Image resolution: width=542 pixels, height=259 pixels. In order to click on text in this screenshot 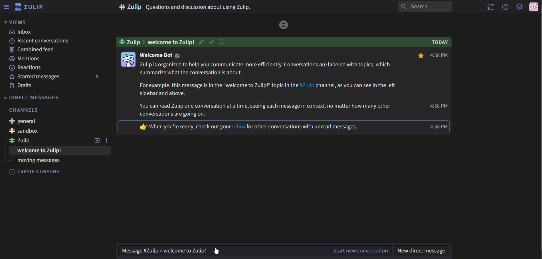, I will do `click(22, 32)`.